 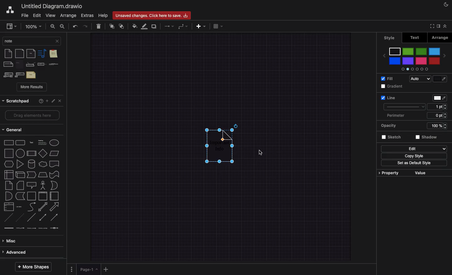 What do you see at coordinates (20, 175) in the screenshot?
I see `cube` at bounding box center [20, 175].